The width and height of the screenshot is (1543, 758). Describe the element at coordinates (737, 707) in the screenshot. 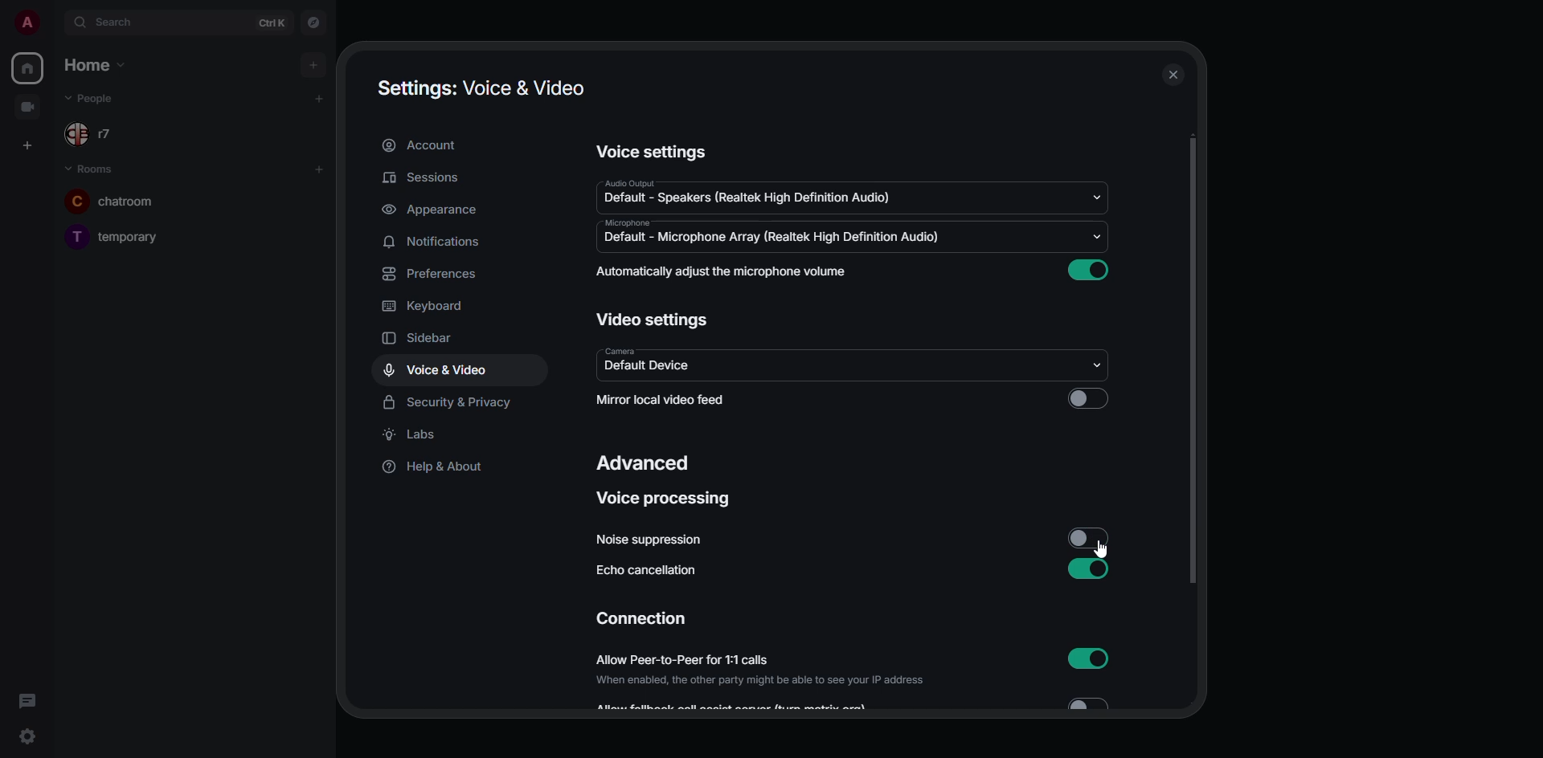

I see `Allow...` at that location.